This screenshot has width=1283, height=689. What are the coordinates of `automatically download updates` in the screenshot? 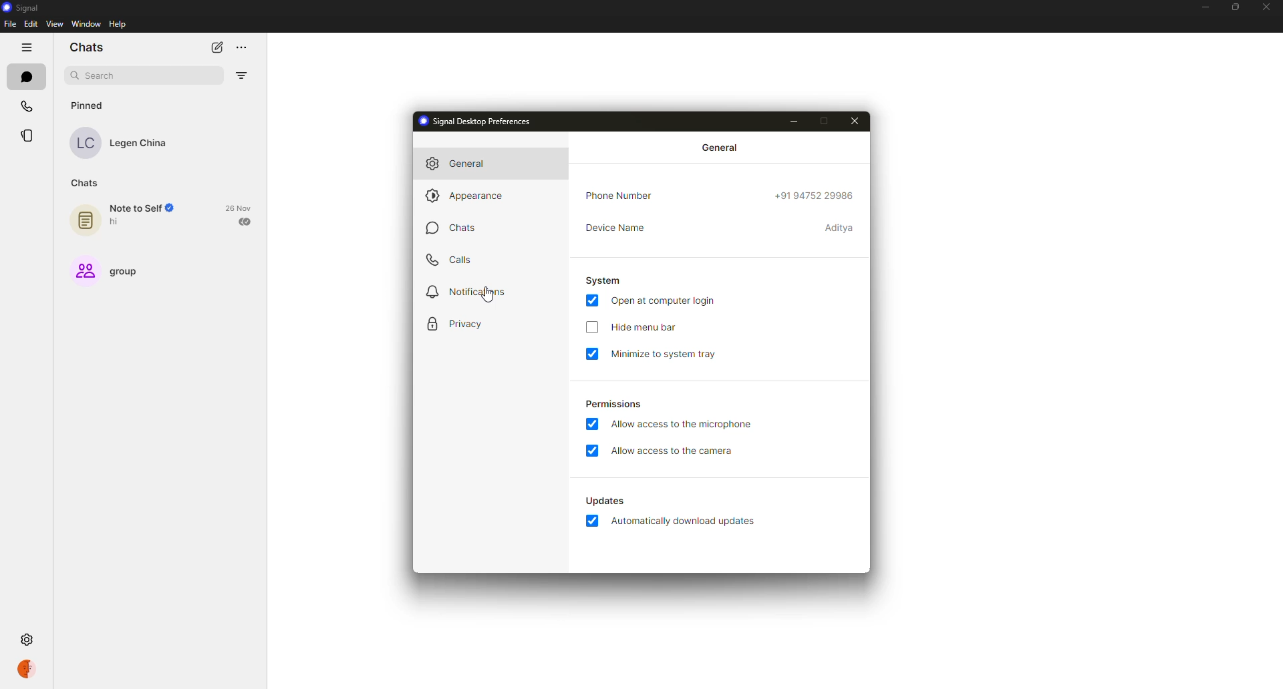 It's located at (687, 521).